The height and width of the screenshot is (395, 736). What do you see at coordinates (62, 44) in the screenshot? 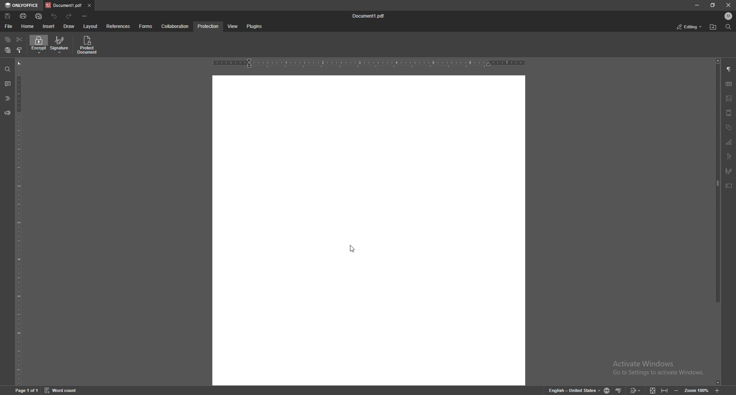
I see `signature` at bounding box center [62, 44].